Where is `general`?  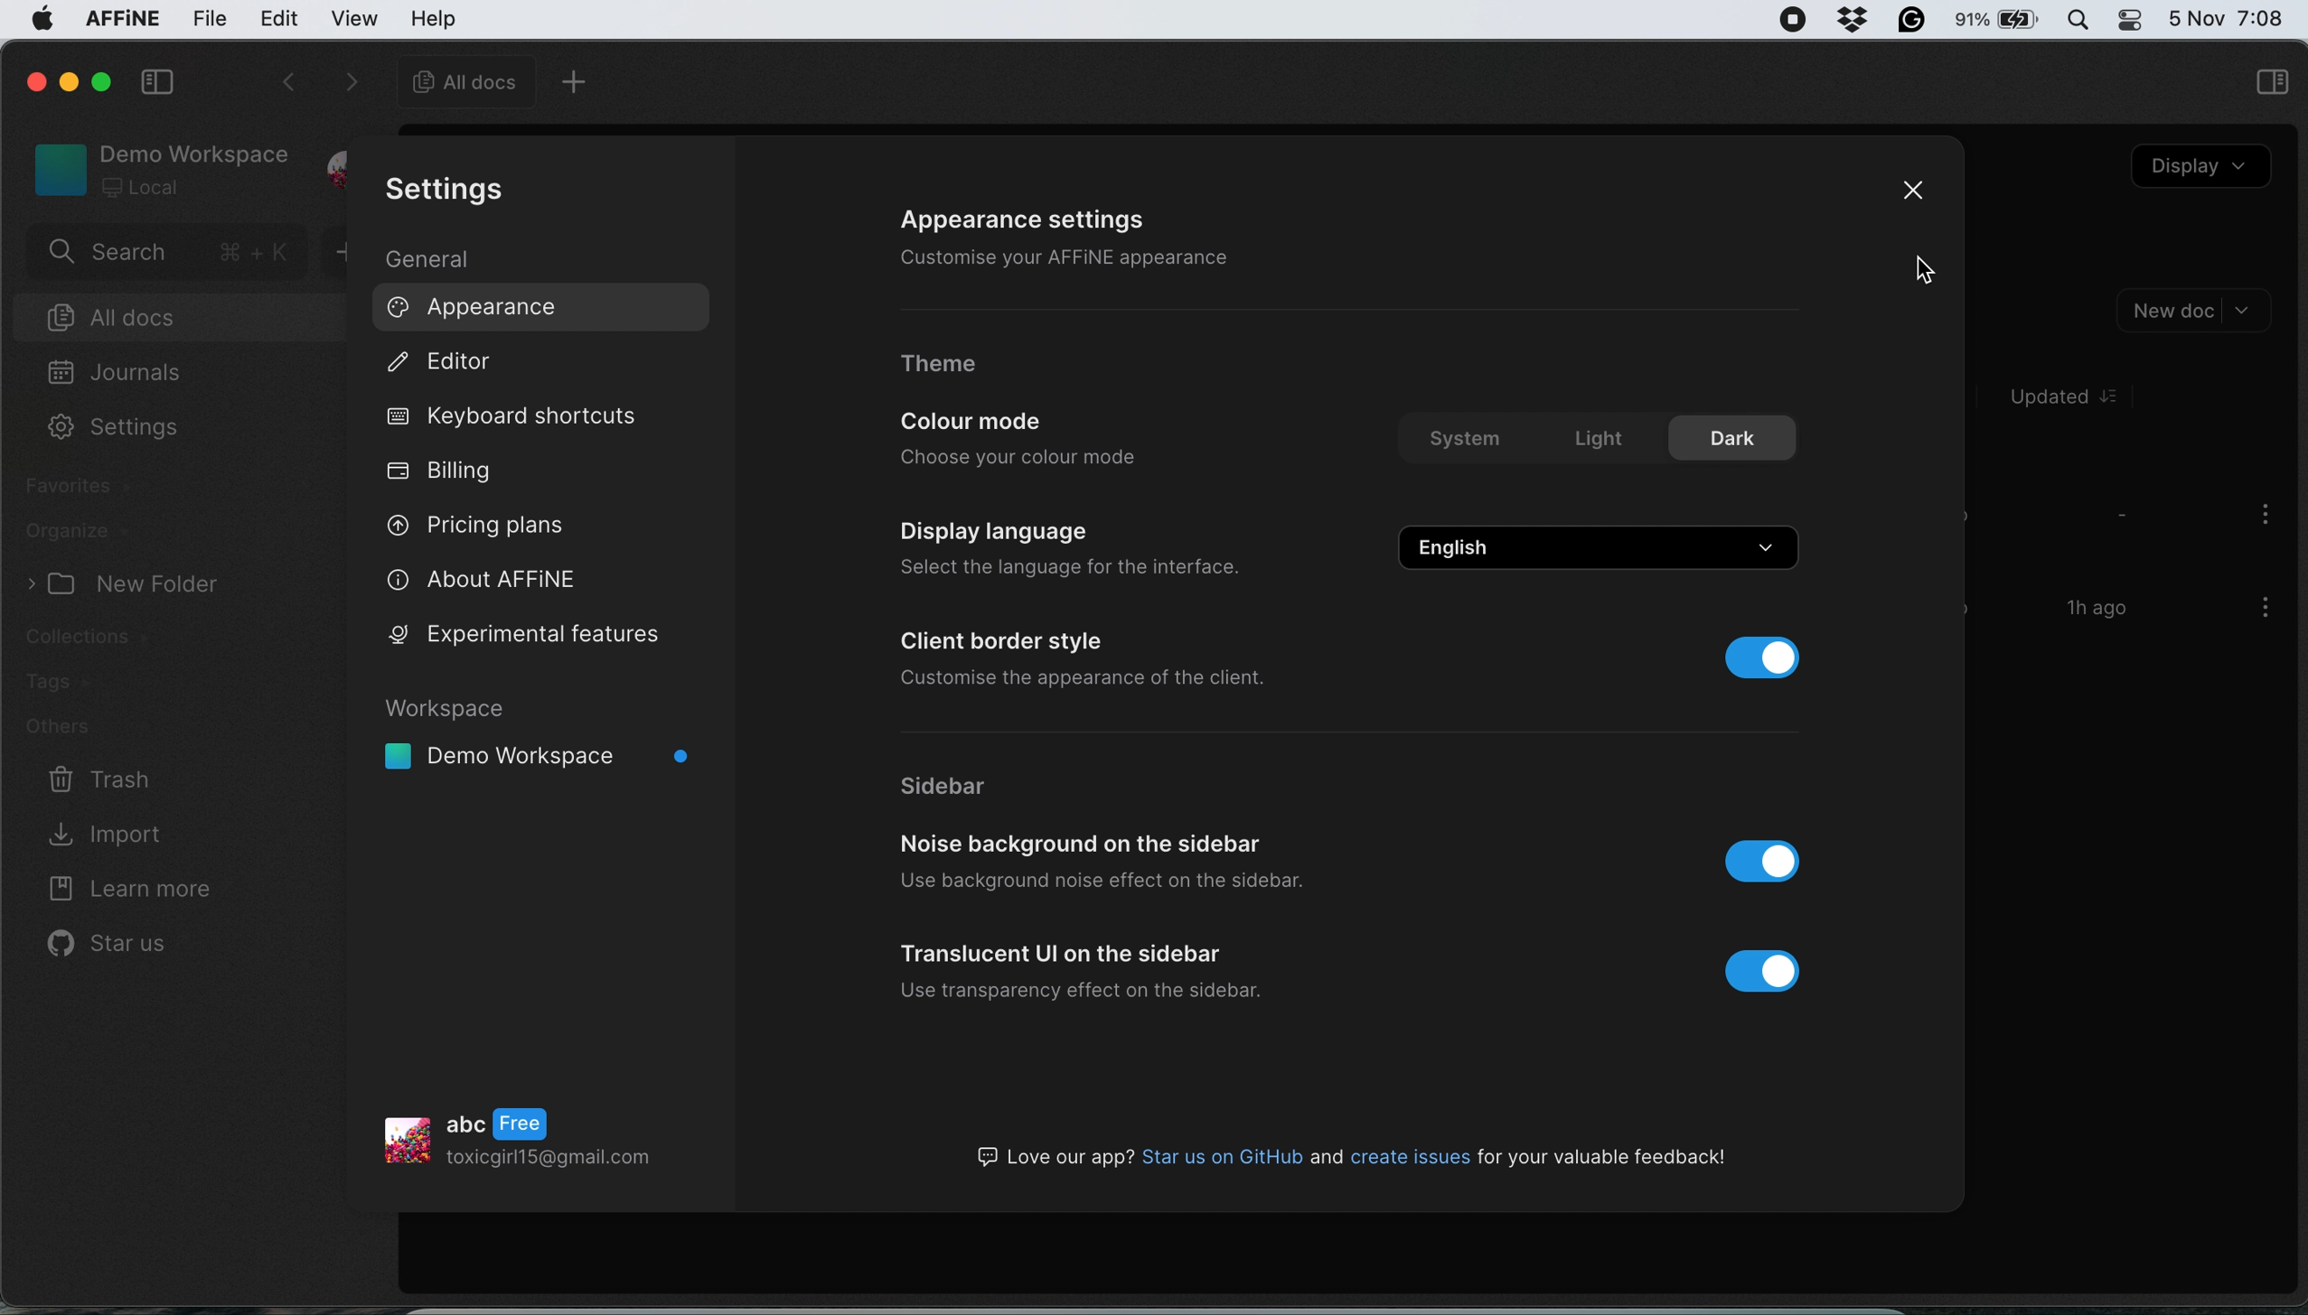 general is located at coordinates (430, 260).